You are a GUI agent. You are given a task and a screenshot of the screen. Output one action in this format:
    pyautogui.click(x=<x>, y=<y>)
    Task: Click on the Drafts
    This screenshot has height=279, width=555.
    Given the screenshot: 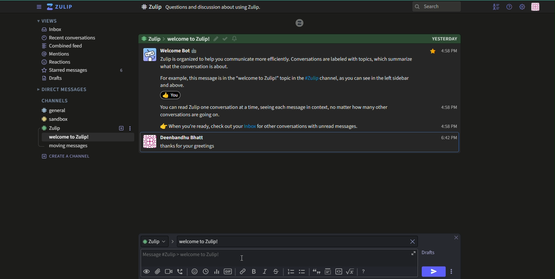 What is the action you would take?
    pyautogui.click(x=53, y=78)
    